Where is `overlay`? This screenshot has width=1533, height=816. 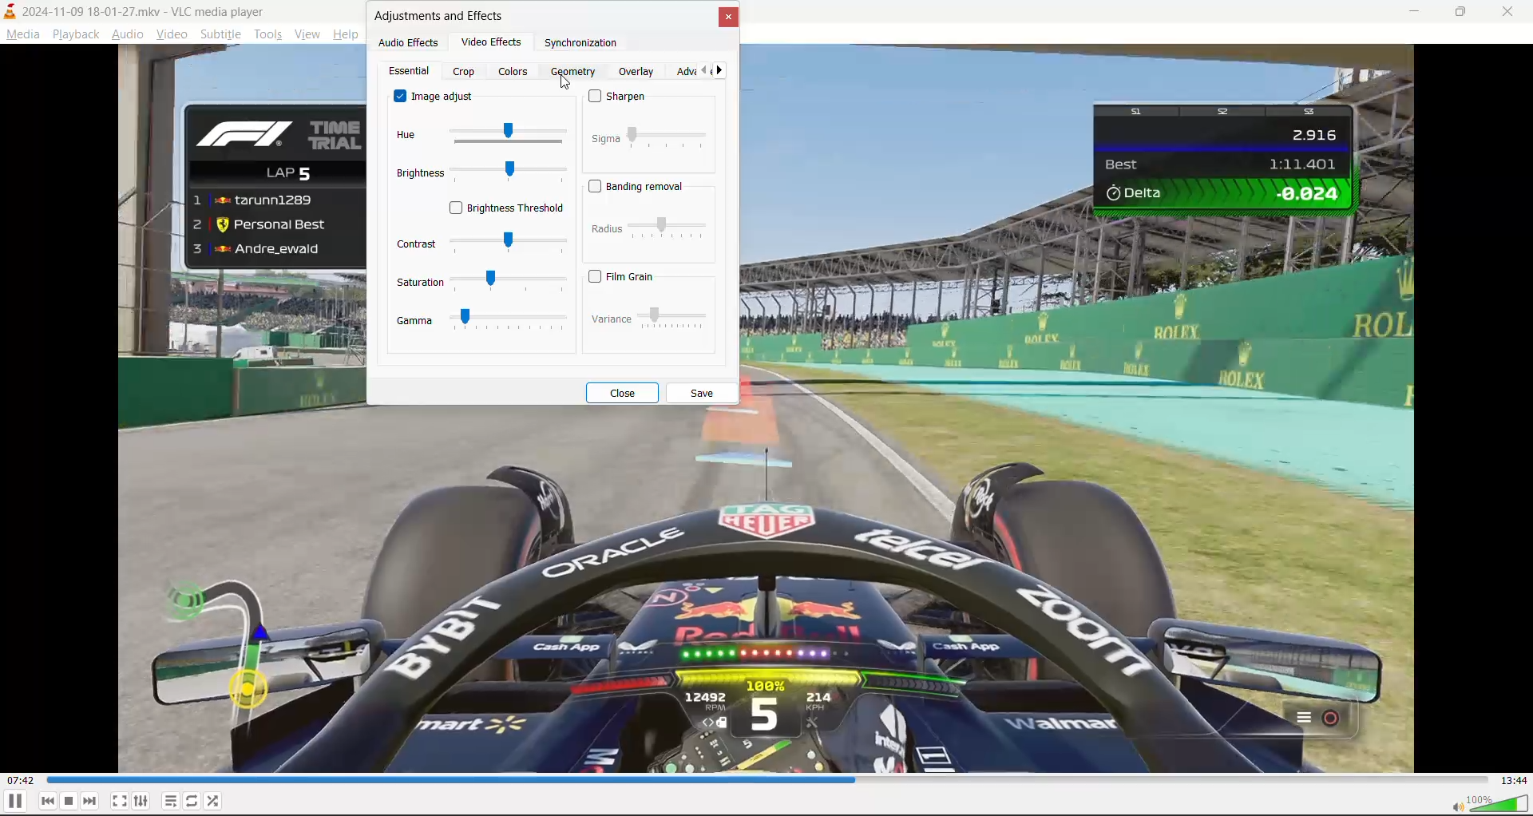 overlay is located at coordinates (636, 70).